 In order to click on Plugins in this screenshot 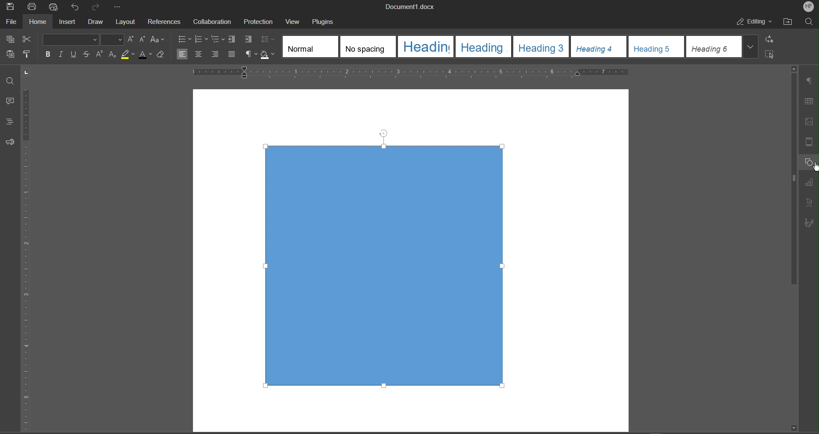, I will do `click(327, 21)`.